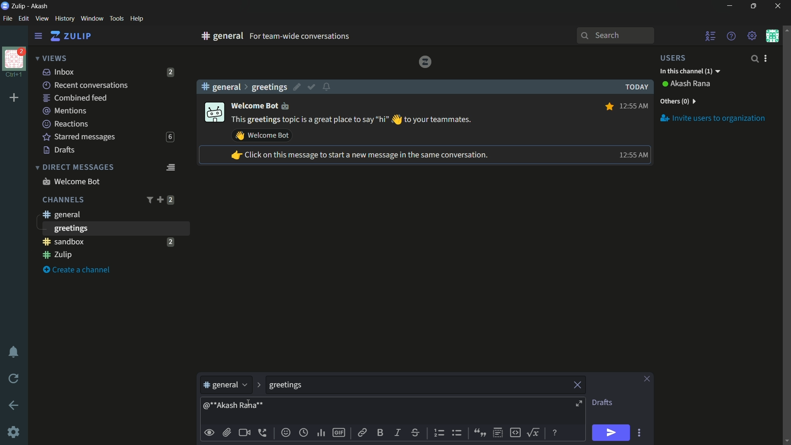 This screenshot has height=445, width=791. I want to click on user settings, so click(767, 58).